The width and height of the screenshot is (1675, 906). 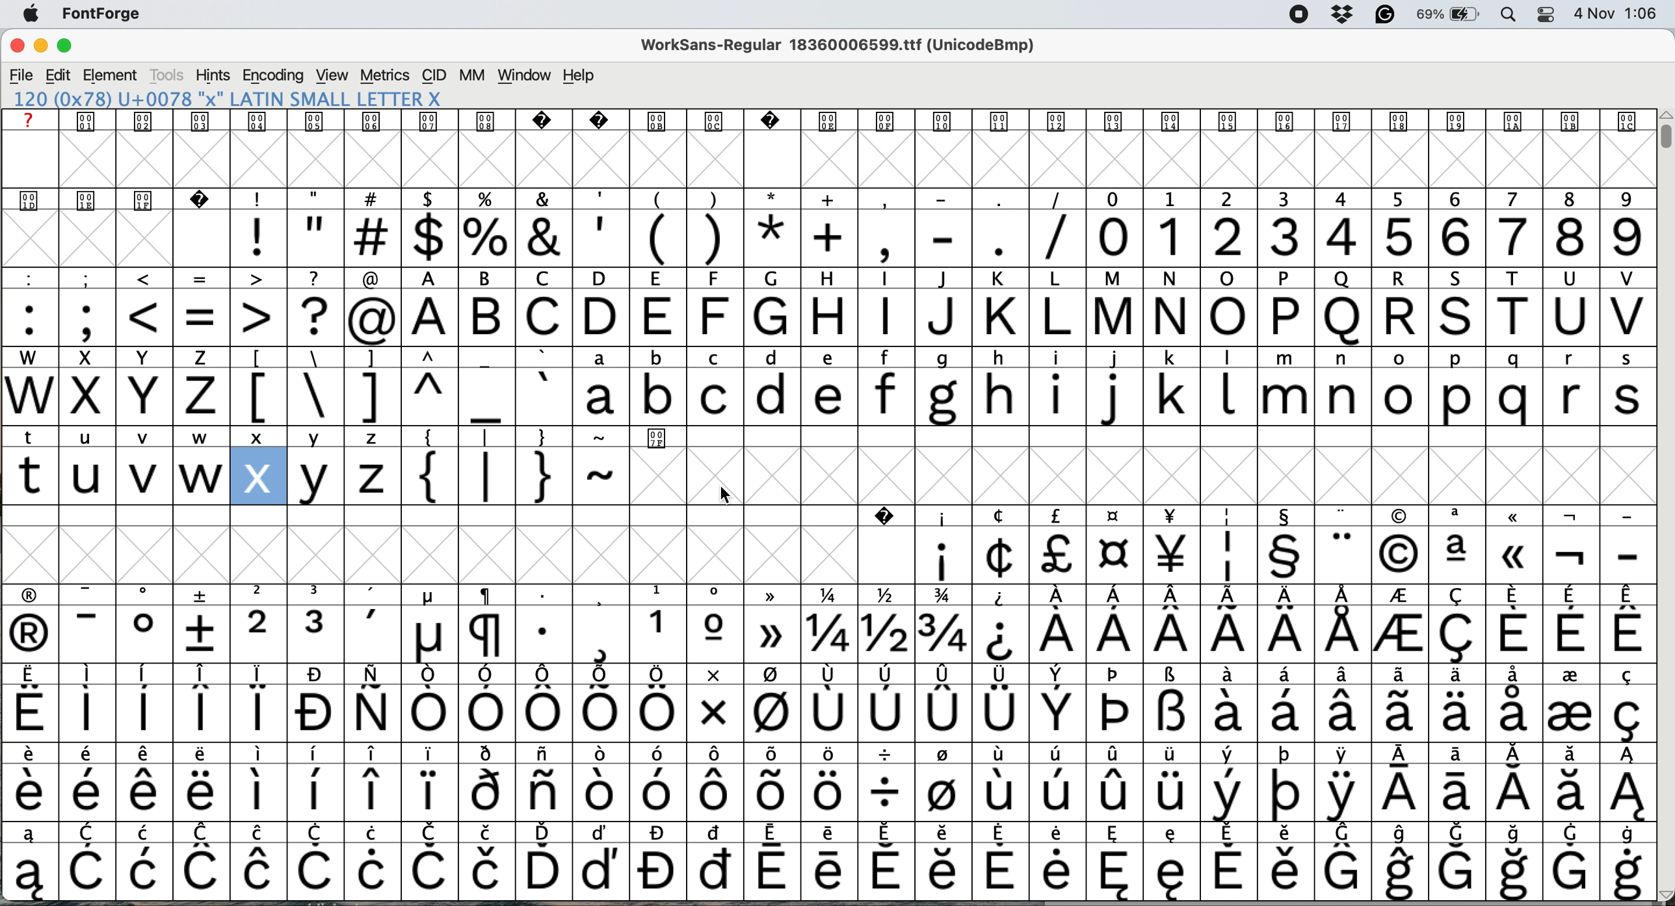 What do you see at coordinates (656, 238) in the screenshot?
I see `special characters` at bounding box center [656, 238].